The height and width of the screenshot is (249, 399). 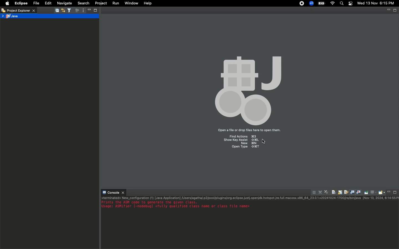 What do you see at coordinates (243, 137) in the screenshot?
I see `Find Actions ⌘3` at bounding box center [243, 137].